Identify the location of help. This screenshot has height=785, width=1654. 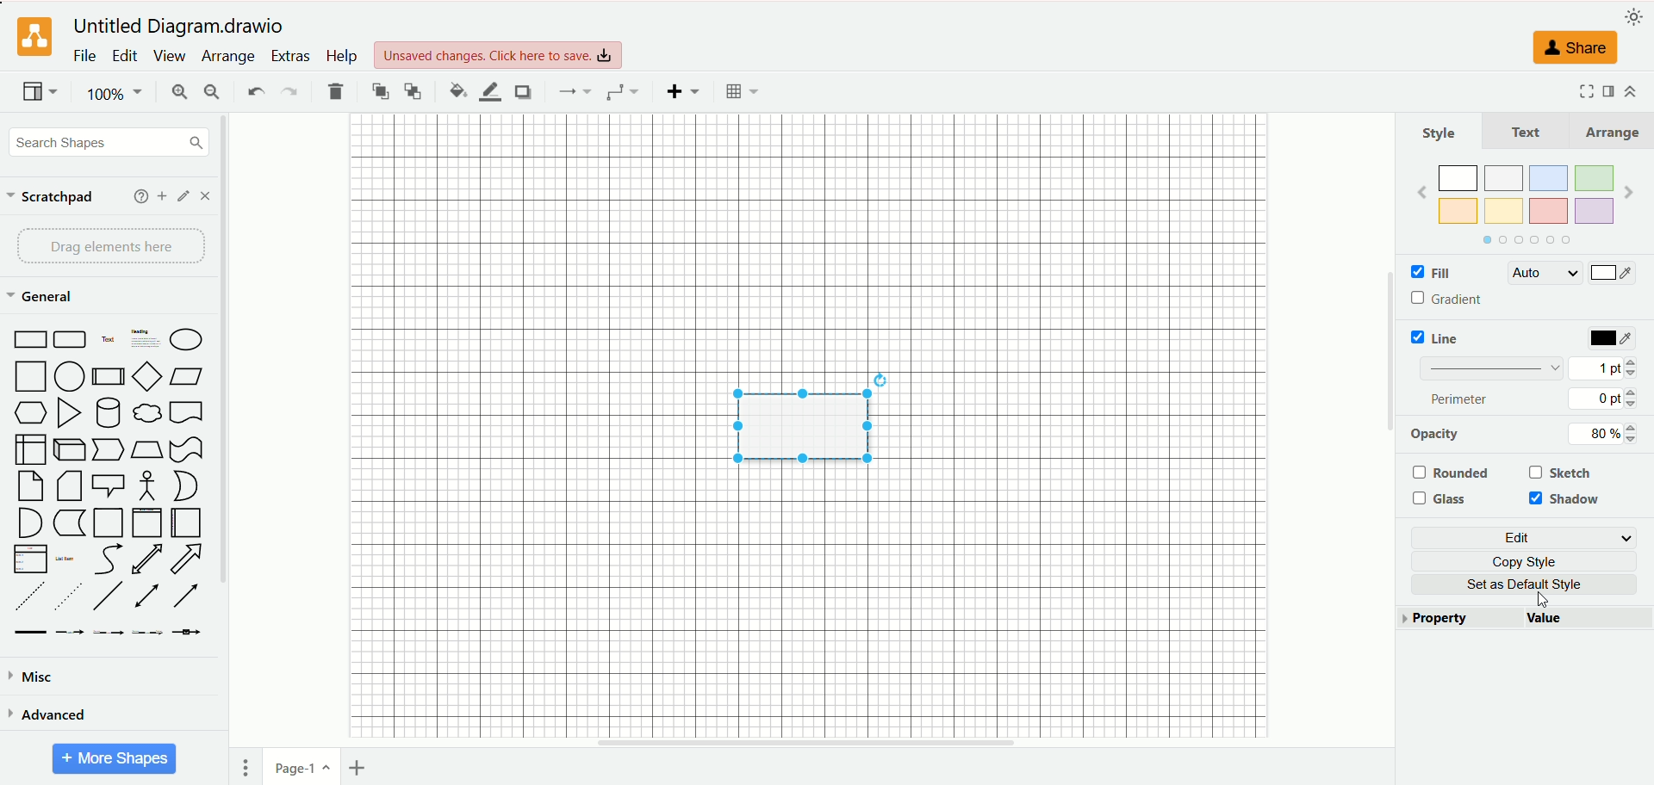
(141, 196).